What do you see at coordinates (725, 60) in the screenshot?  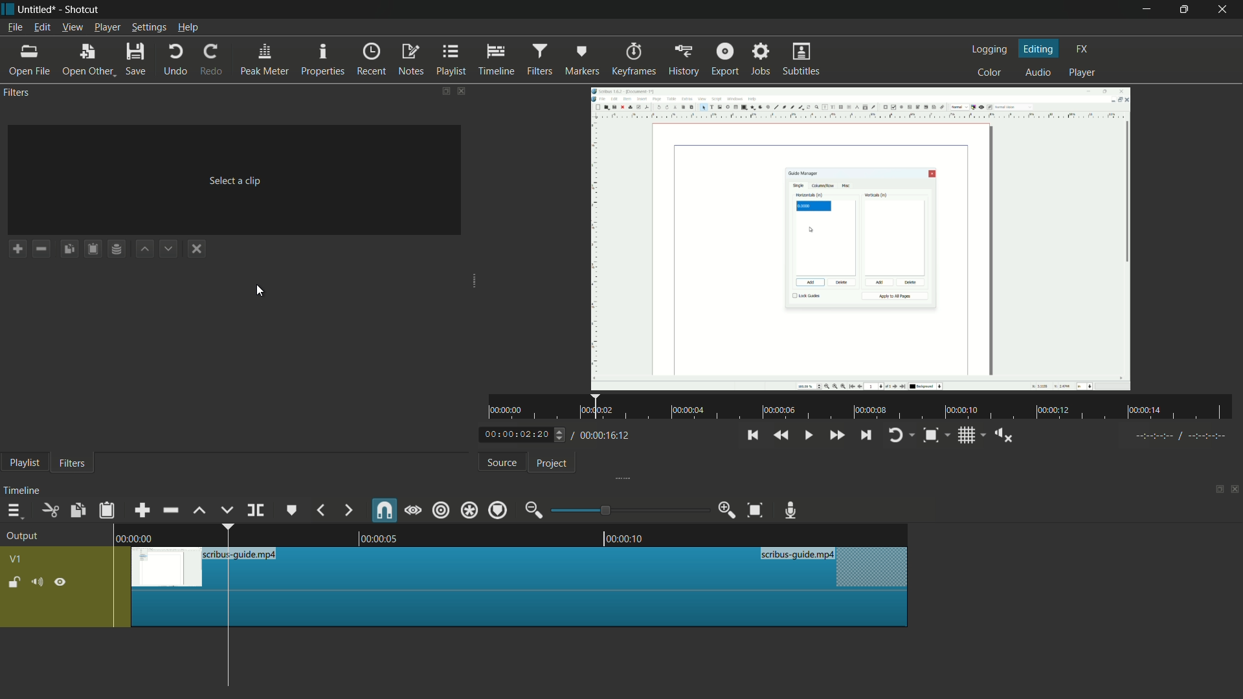 I see `export` at bounding box center [725, 60].